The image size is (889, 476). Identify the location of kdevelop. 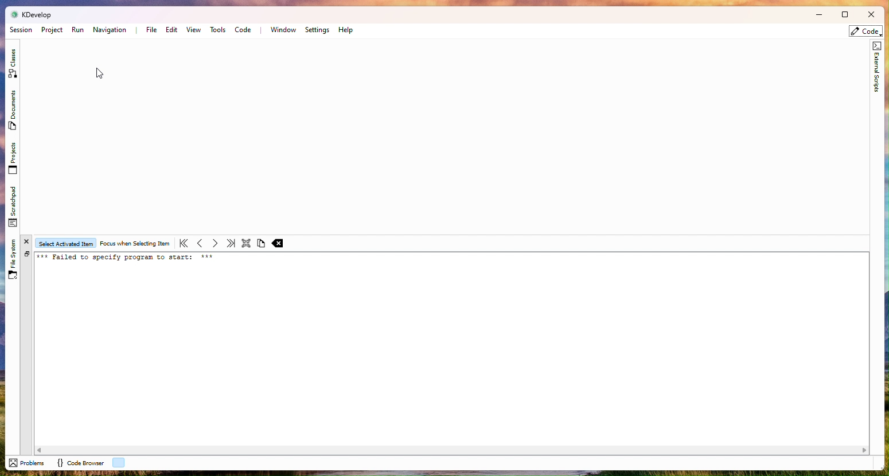
(37, 14).